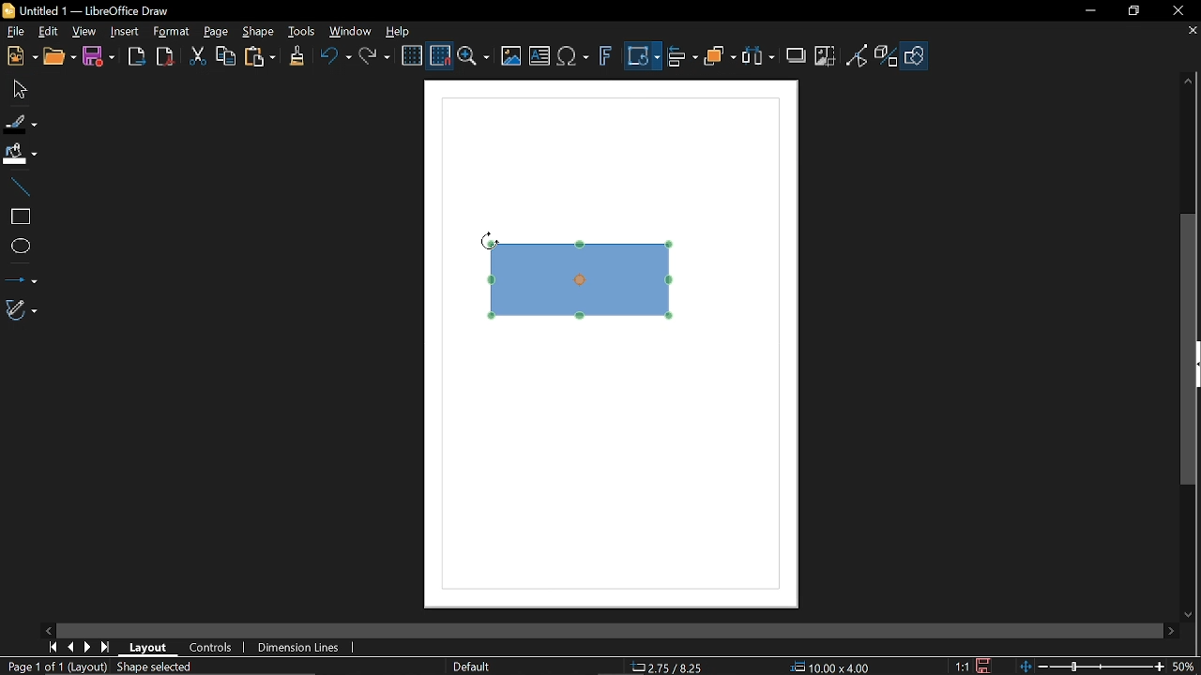  What do you see at coordinates (170, 32) in the screenshot?
I see `Format` at bounding box center [170, 32].